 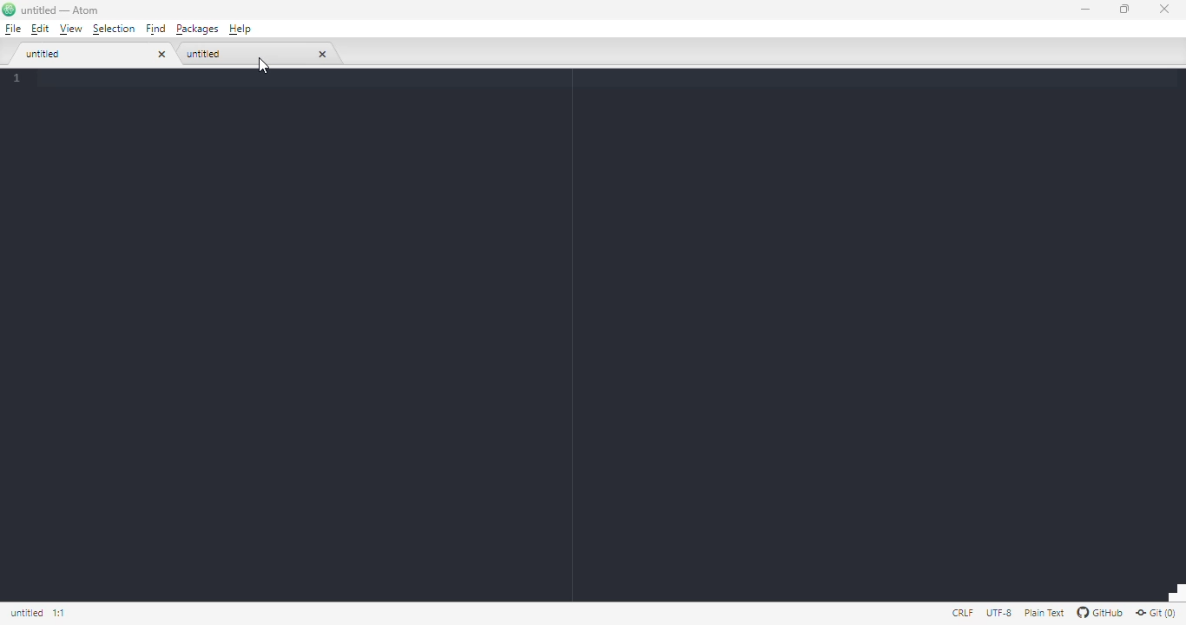 What do you see at coordinates (59, 77) in the screenshot?
I see `1` at bounding box center [59, 77].